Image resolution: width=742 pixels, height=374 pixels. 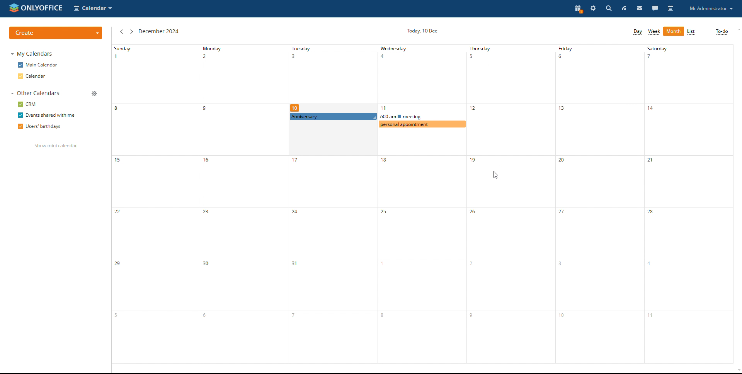 I want to click on onlyoffice logo, so click(x=14, y=9).